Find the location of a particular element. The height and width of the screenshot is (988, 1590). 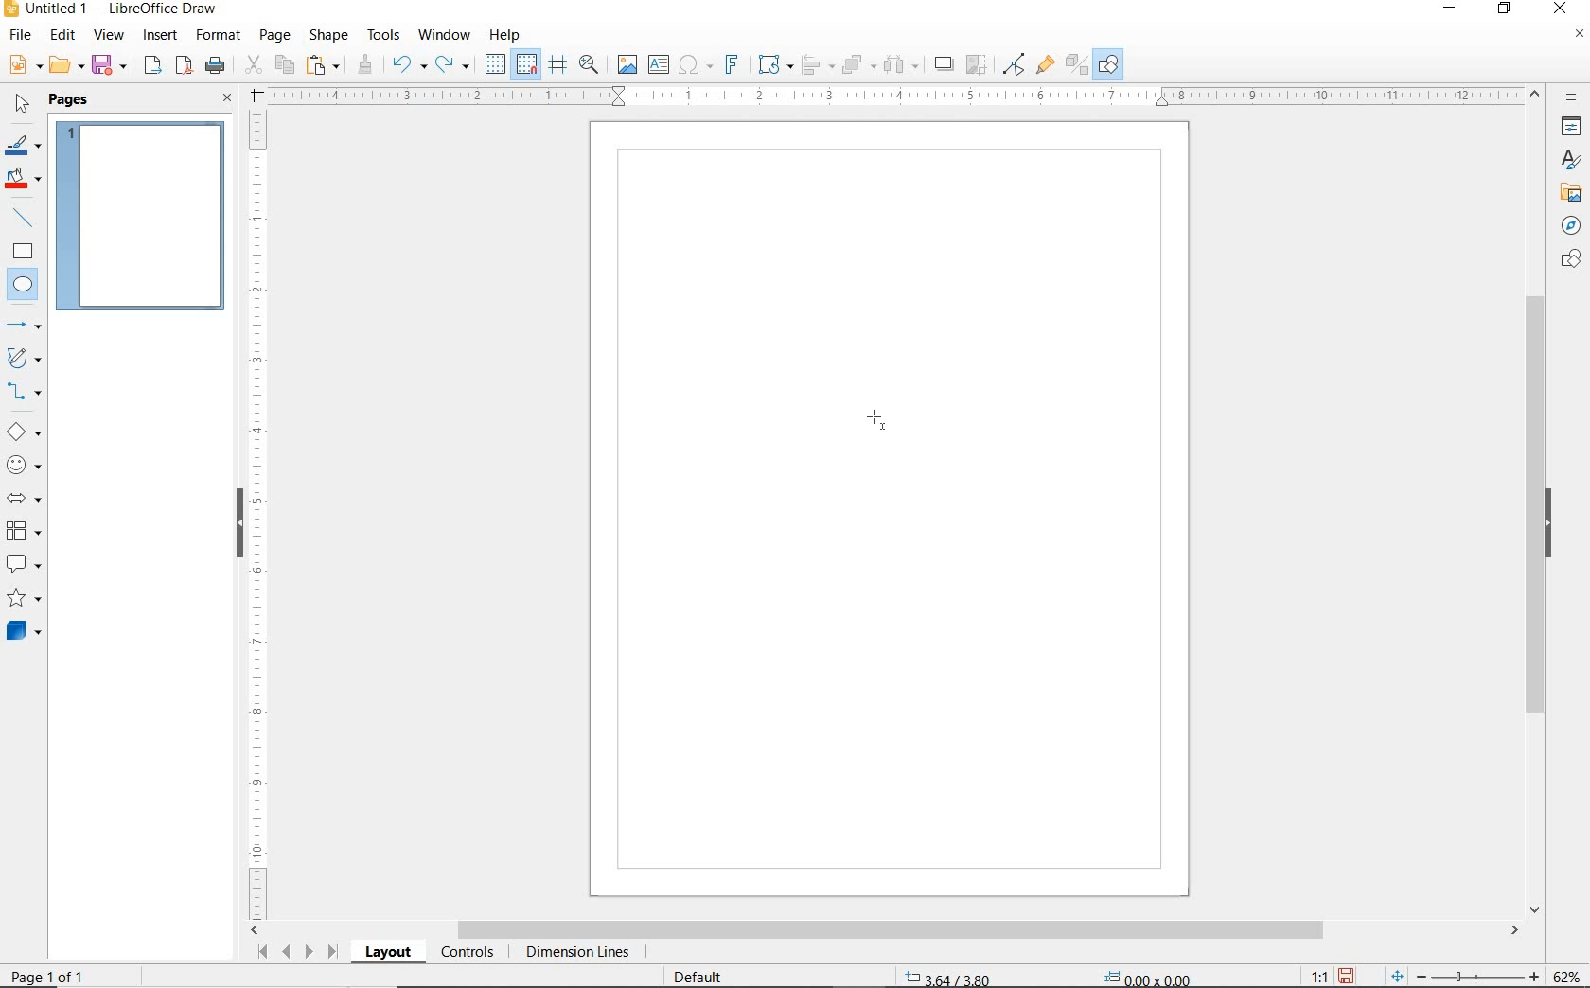

CLOSE is located at coordinates (227, 99).